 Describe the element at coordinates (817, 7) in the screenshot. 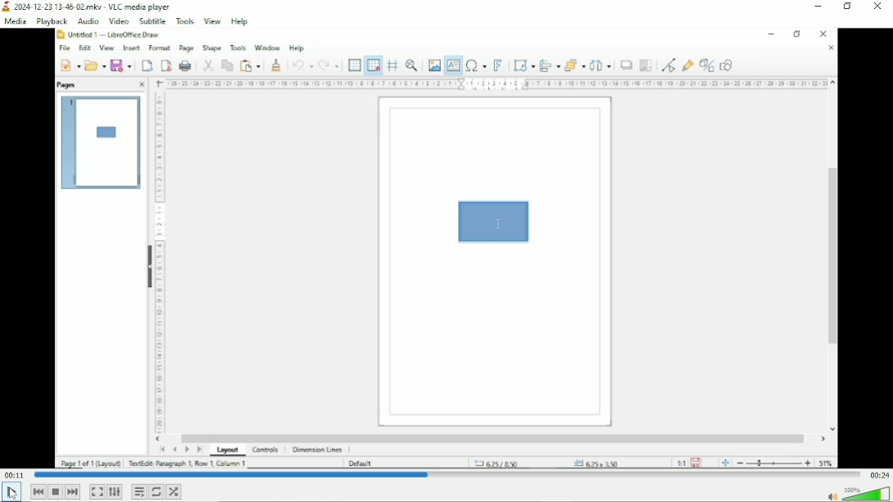

I see `Minimize` at that location.